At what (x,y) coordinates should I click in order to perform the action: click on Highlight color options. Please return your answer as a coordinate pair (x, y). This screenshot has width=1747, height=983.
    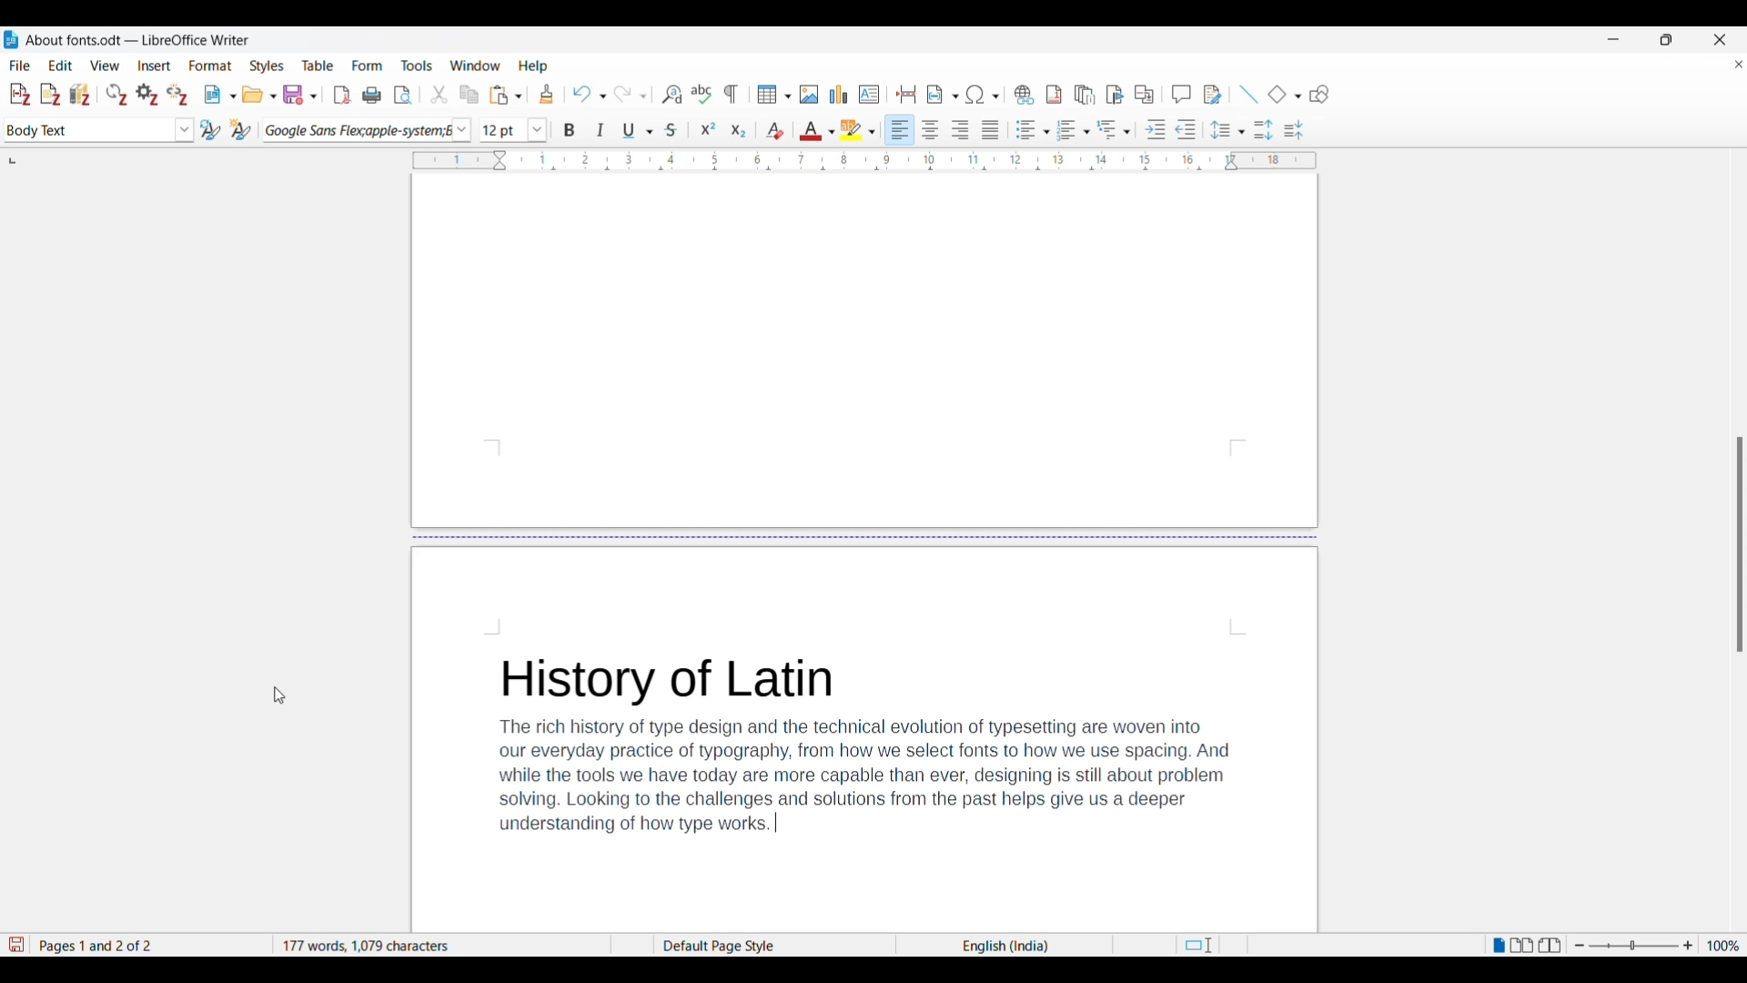
    Looking at the image, I should click on (857, 130).